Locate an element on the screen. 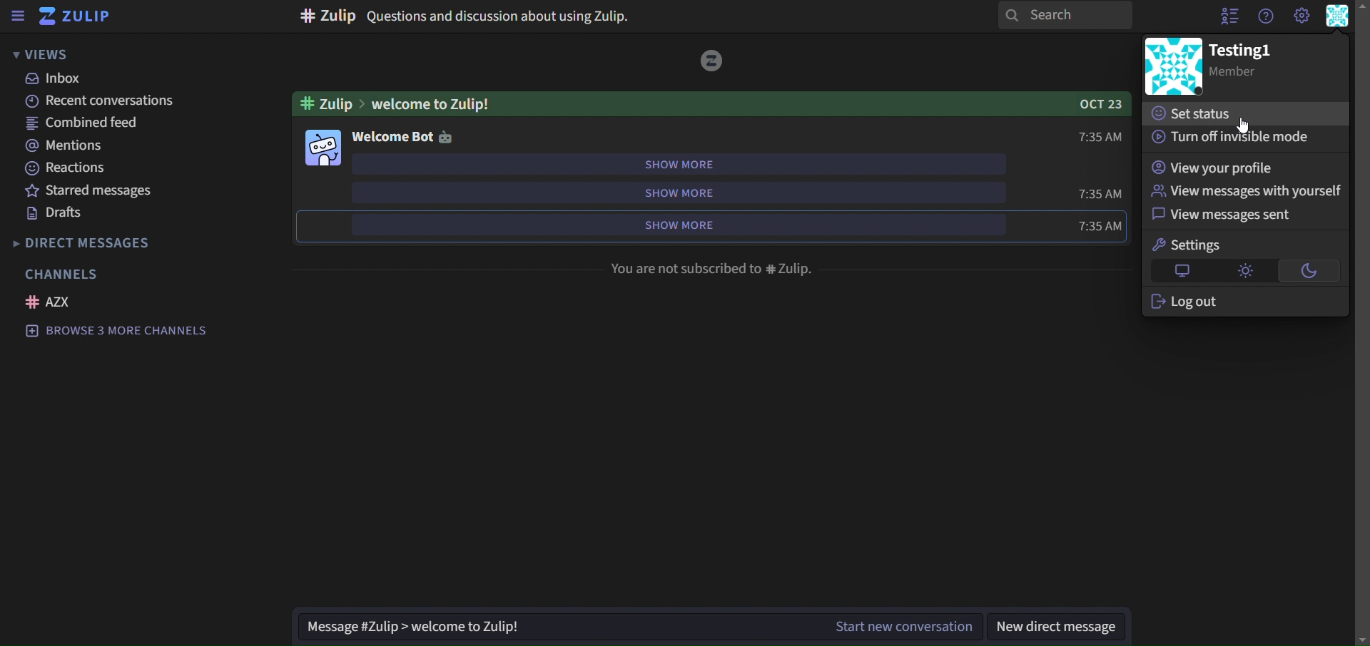 This screenshot has height=646, width=1370. sidebar is located at coordinates (18, 16).